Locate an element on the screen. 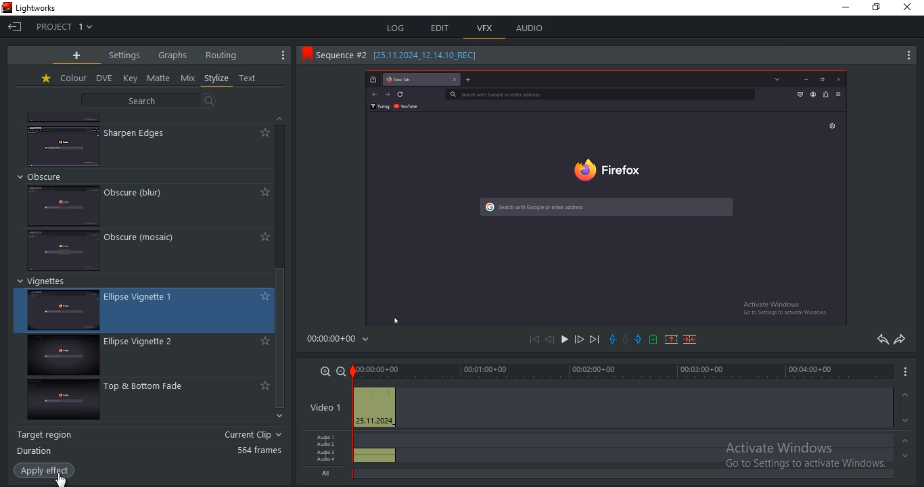  Audio 2 is located at coordinates (328, 445).